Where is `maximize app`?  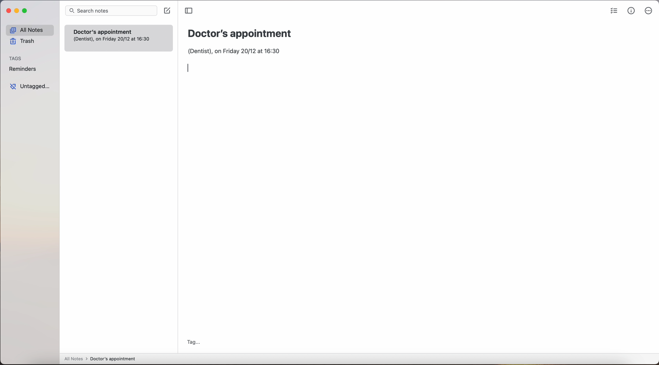 maximize app is located at coordinates (26, 11).